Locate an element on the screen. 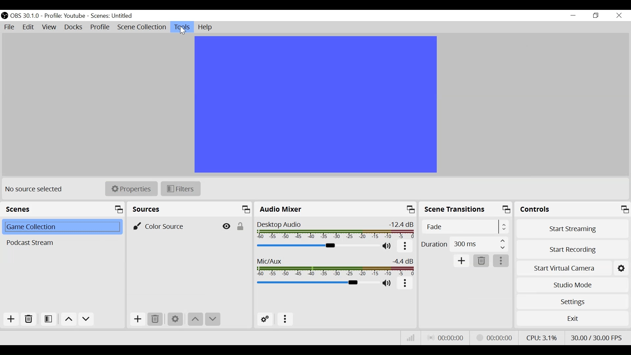  settings is located at coordinates (622, 268).